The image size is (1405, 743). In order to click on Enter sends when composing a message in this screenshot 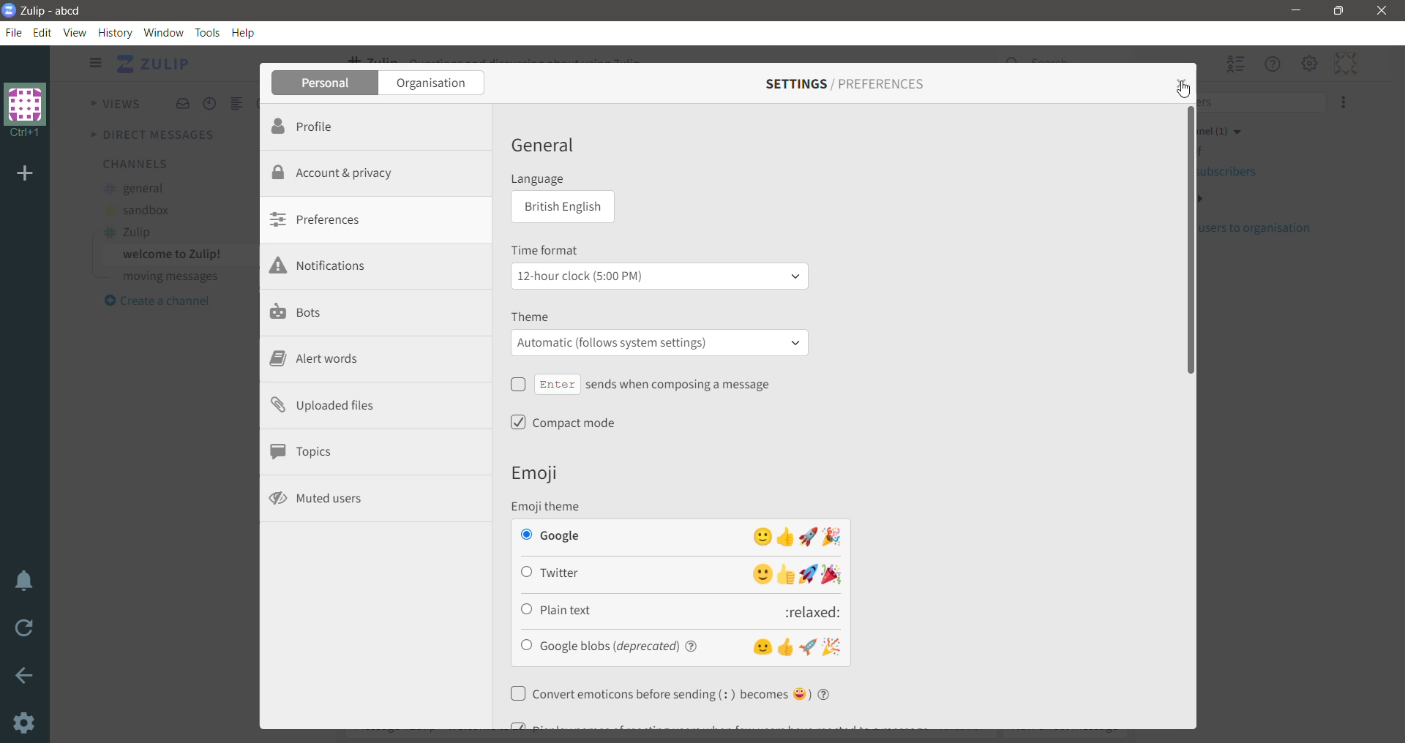, I will do `click(660, 382)`.